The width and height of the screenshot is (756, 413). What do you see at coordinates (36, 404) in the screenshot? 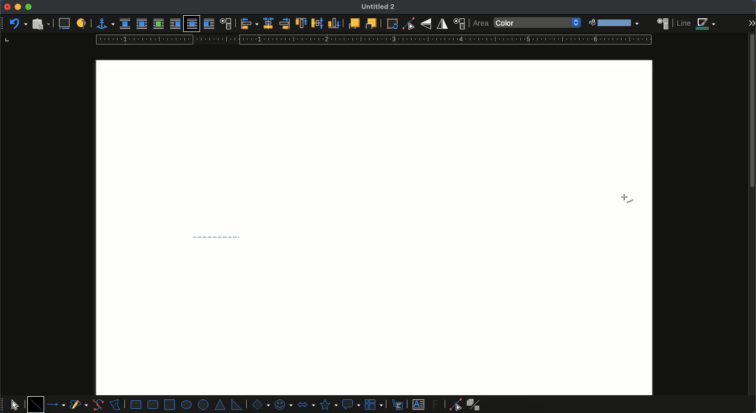
I see `line` at bounding box center [36, 404].